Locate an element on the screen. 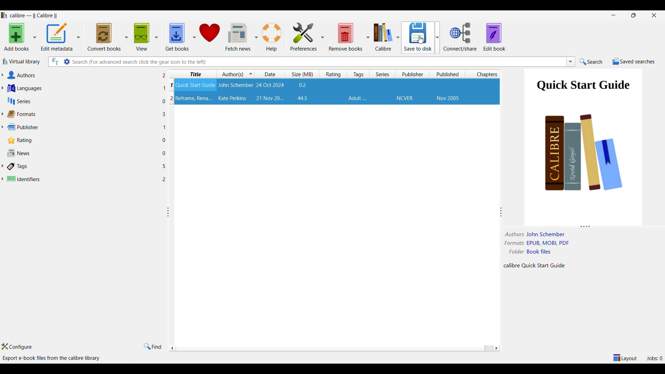 This screenshot has width=665, height=374. Publisher column is located at coordinates (413, 74).